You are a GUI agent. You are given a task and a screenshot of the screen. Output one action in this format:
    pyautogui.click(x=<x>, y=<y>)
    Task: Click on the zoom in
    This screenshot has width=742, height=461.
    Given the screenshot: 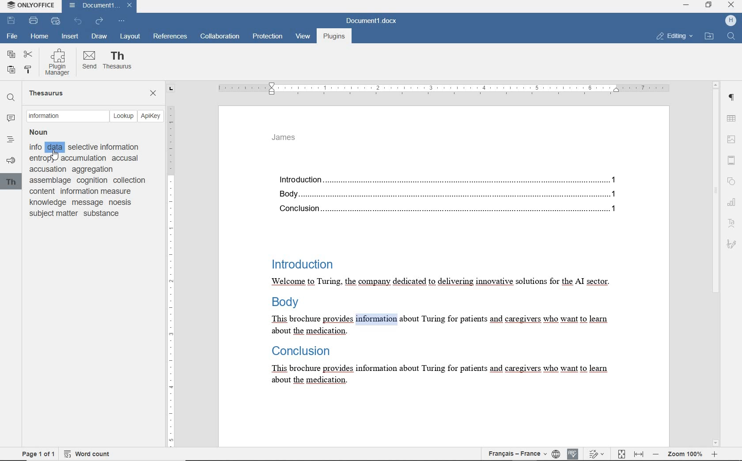 What is the action you would take?
    pyautogui.click(x=717, y=454)
    